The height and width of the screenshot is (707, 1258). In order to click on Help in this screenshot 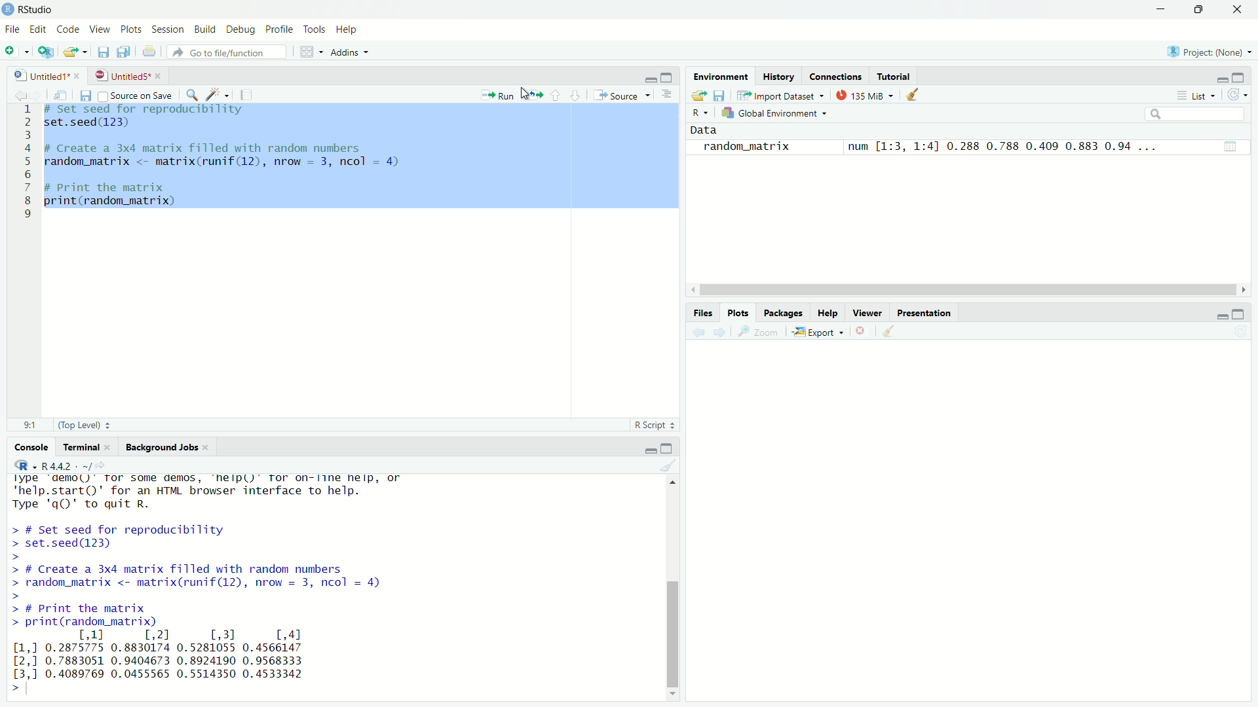, I will do `click(829, 312)`.